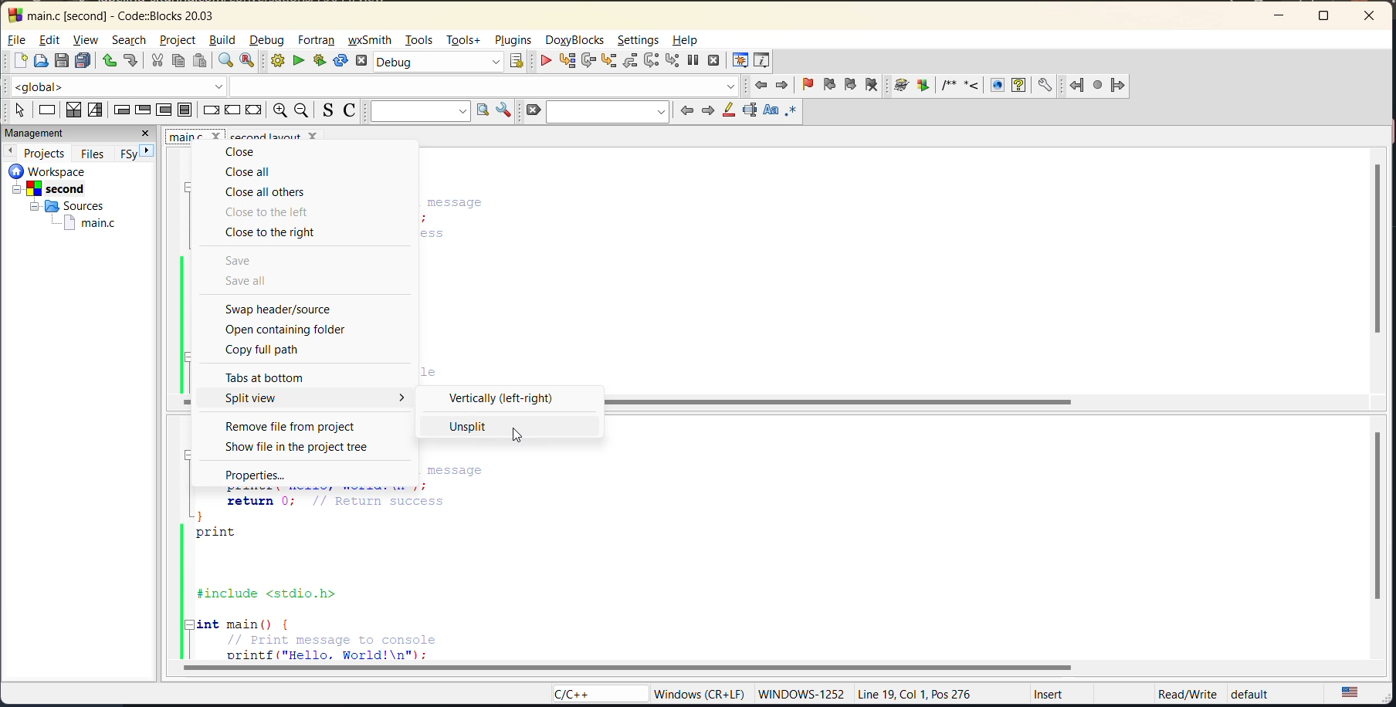 Image resolution: width=1396 pixels, height=707 pixels. Describe the element at coordinates (44, 63) in the screenshot. I see `open` at that location.